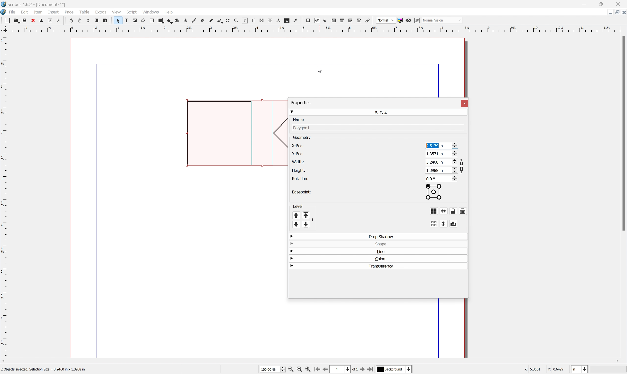  What do you see at coordinates (623, 12) in the screenshot?
I see `Close` at bounding box center [623, 12].